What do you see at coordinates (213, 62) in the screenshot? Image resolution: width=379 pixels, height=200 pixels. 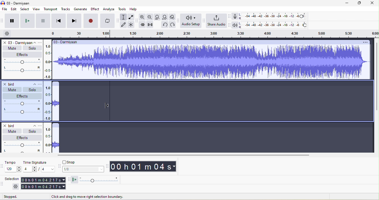 I see `record audio` at bounding box center [213, 62].